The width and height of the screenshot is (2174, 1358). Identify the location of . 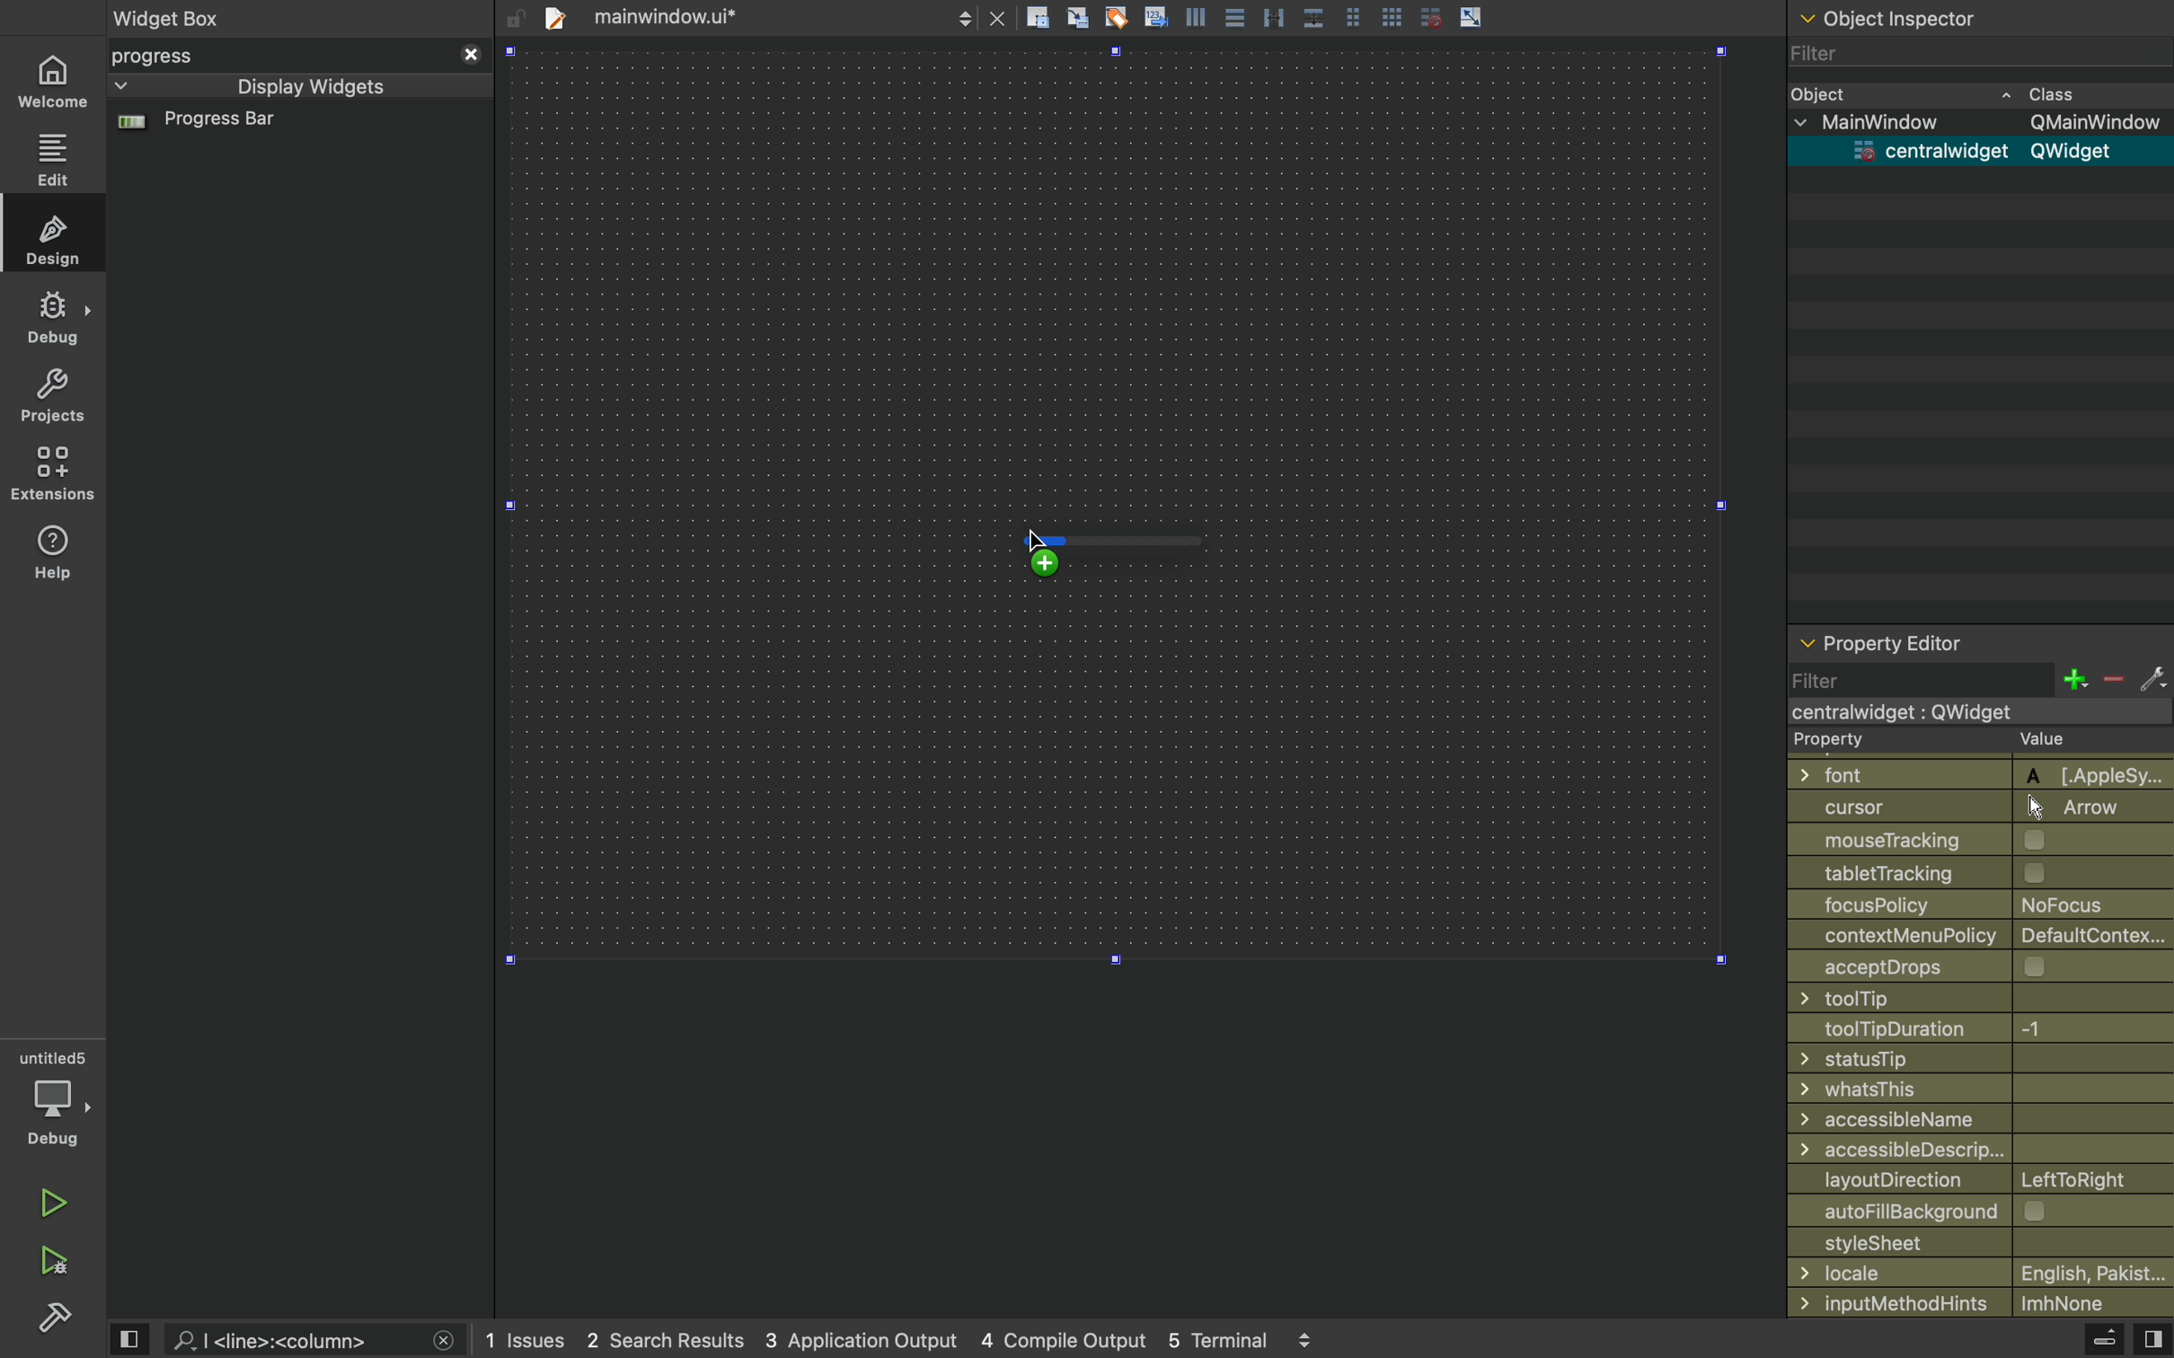
(121, 1342).